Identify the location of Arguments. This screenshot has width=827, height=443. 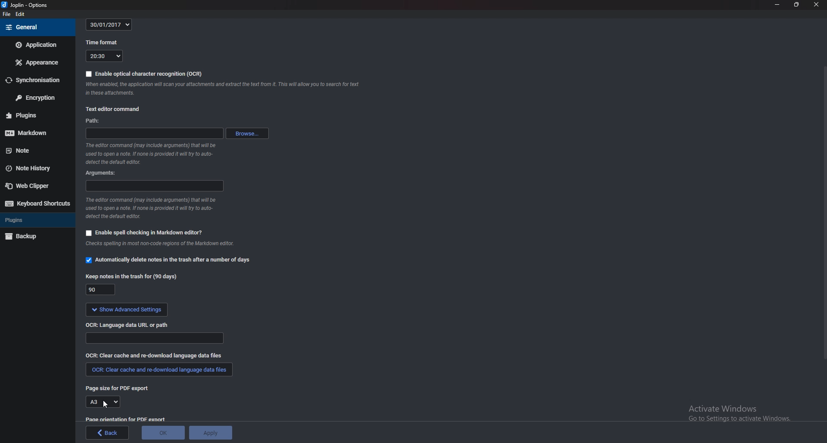
(155, 186).